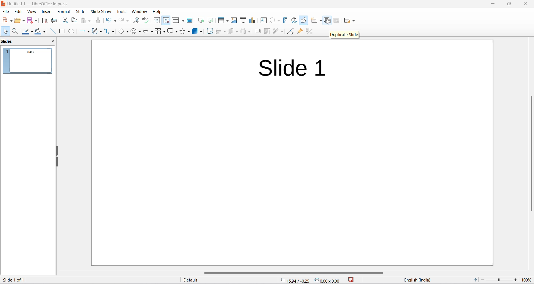  What do you see at coordinates (121, 11) in the screenshot?
I see `tools` at bounding box center [121, 11].